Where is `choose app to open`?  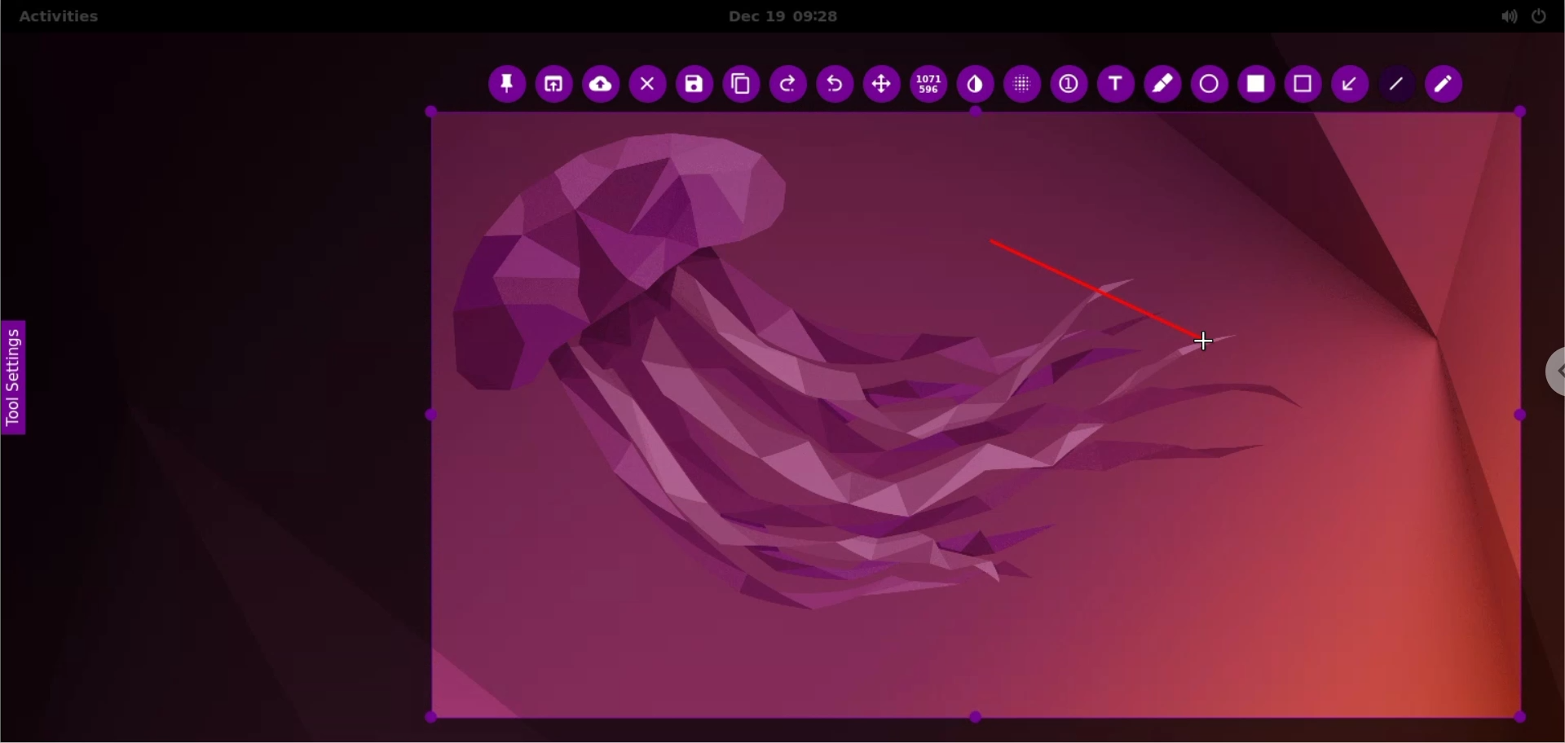 choose app to open is located at coordinates (556, 85).